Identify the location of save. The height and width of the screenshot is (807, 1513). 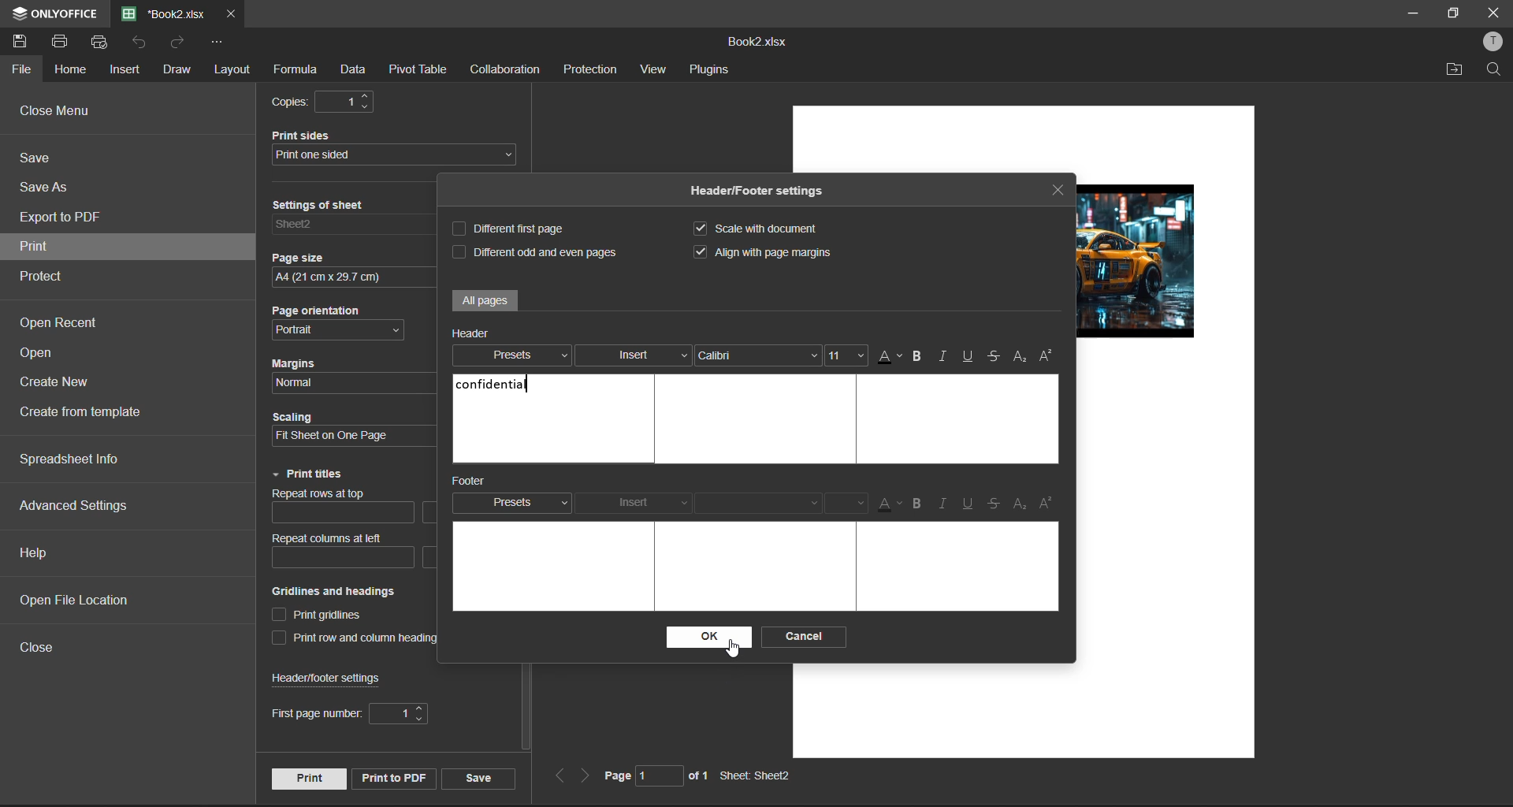
(24, 40).